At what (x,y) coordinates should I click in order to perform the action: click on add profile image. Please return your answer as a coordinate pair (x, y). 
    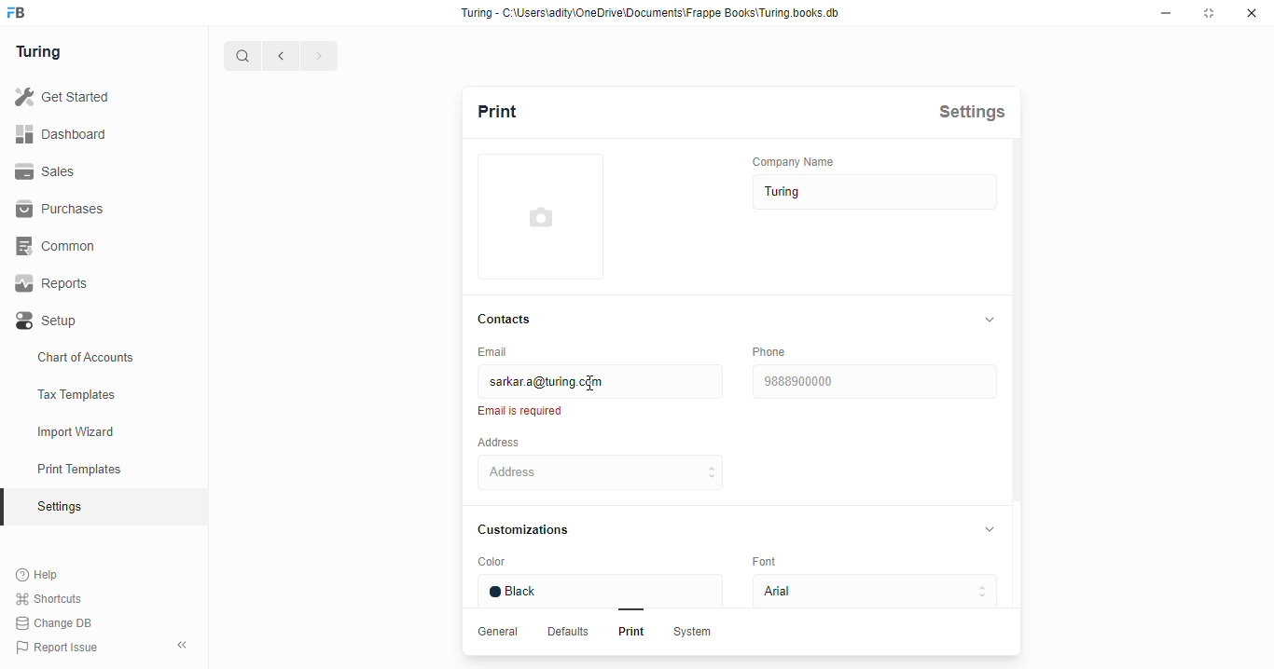
    Looking at the image, I should click on (541, 226).